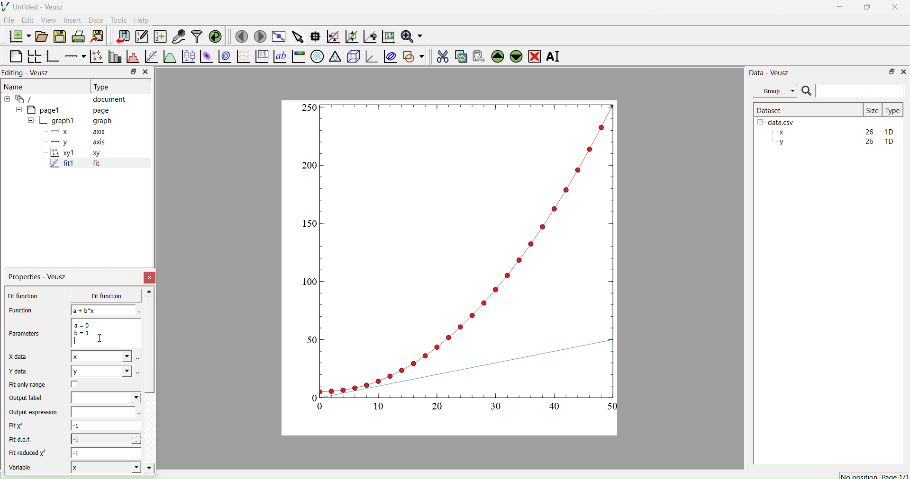  What do you see at coordinates (150, 277) in the screenshot?
I see `Close` at bounding box center [150, 277].